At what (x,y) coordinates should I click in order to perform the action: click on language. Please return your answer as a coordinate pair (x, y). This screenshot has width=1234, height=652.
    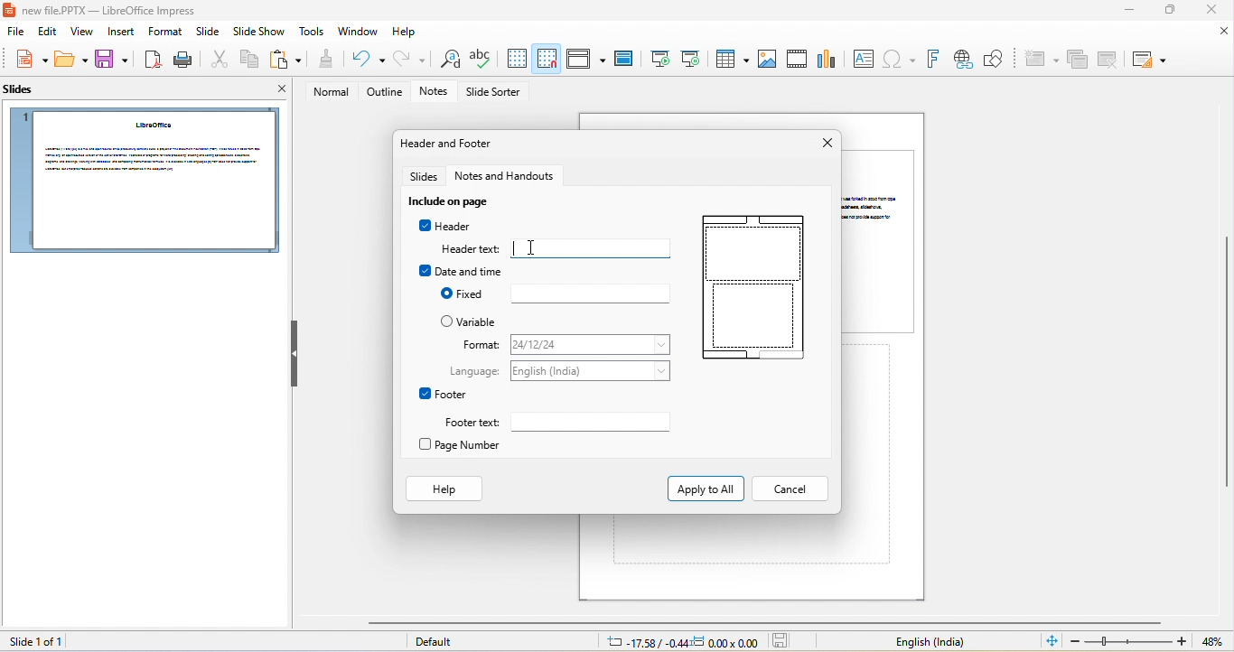
    Looking at the image, I should click on (593, 371).